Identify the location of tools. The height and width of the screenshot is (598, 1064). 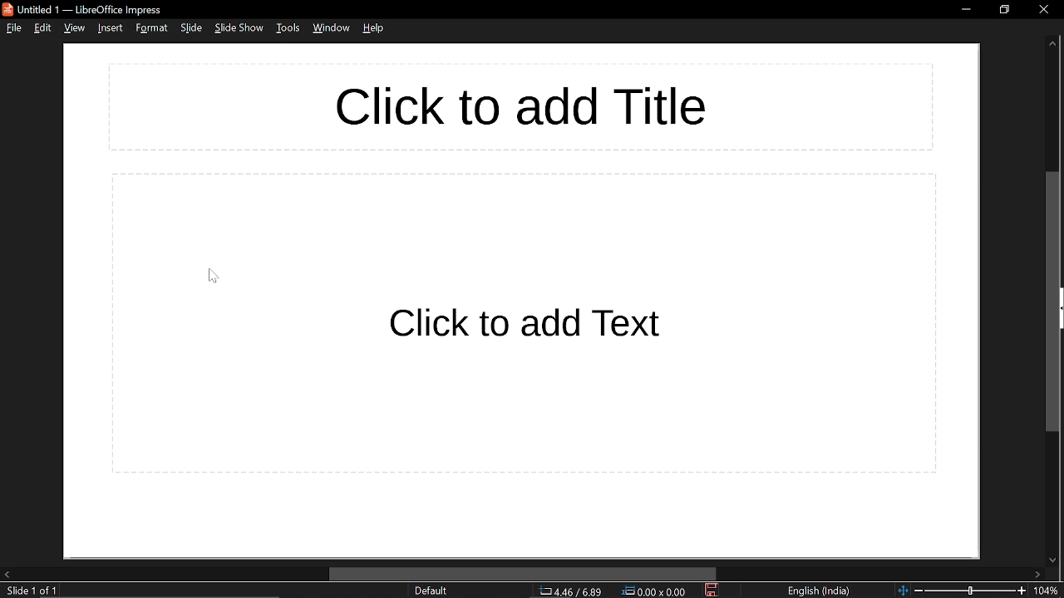
(289, 28).